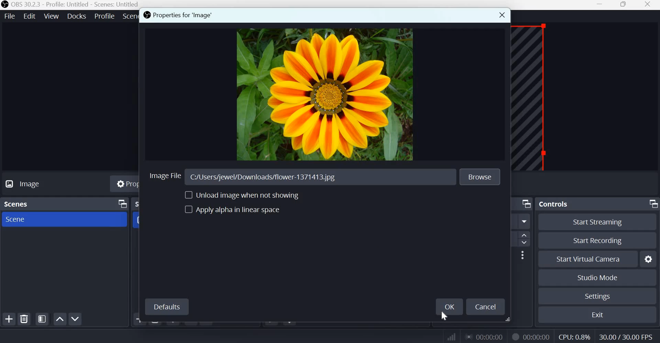 Image resolution: width=660 pixels, height=343 pixels. What do you see at coordinates (328, 95) in the screenshot?
I see `Flower image` at bounding box center [328, 95].